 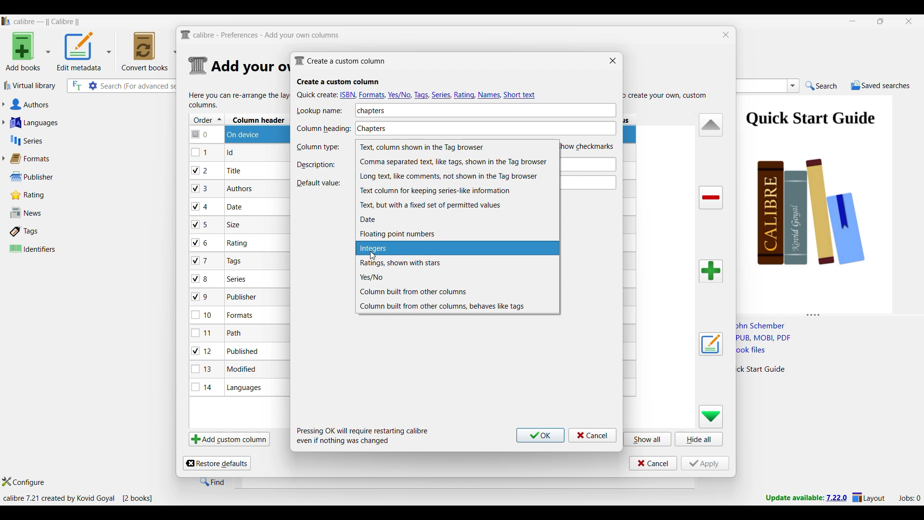 What do you see at coordinates (457, 220) in the screenshot?
I see `Date` at bounding box center [457, 220].